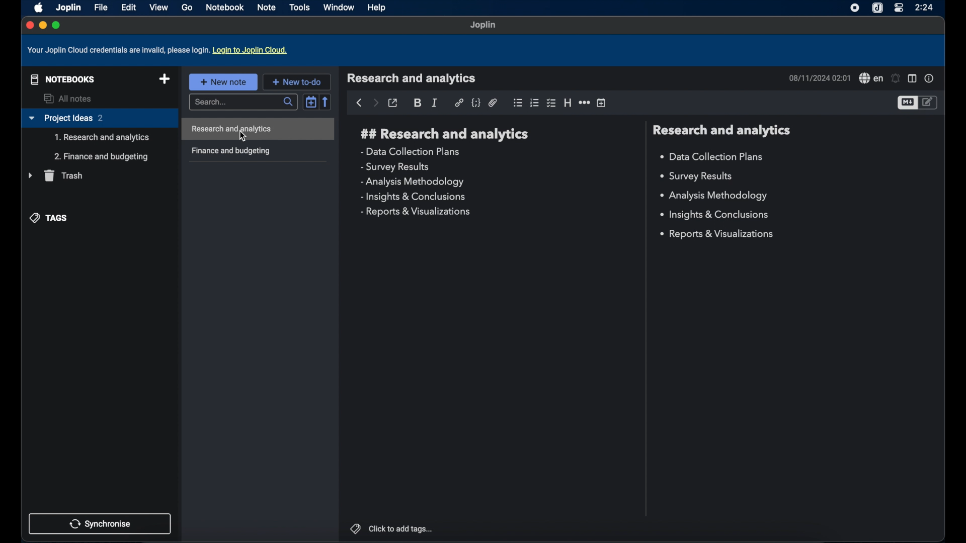 This screenshot has width=966, height=543. Describe the element at coordinates (898, 8) in the screenshot. I see `control center` at that location.